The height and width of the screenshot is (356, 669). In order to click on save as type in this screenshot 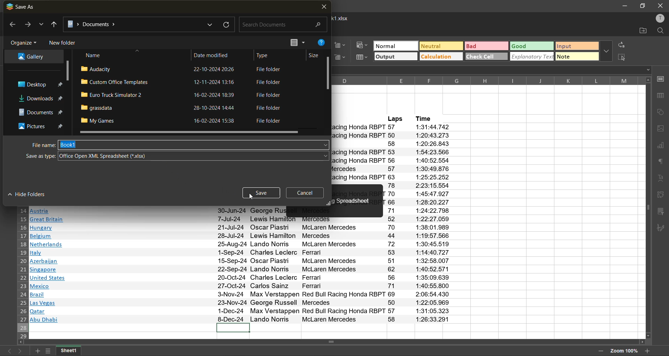, I will do `click(193, 156)`.